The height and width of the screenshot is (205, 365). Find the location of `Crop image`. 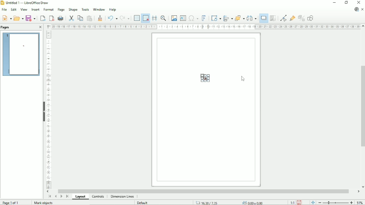

Crop image is located at coordinates (274, 18).